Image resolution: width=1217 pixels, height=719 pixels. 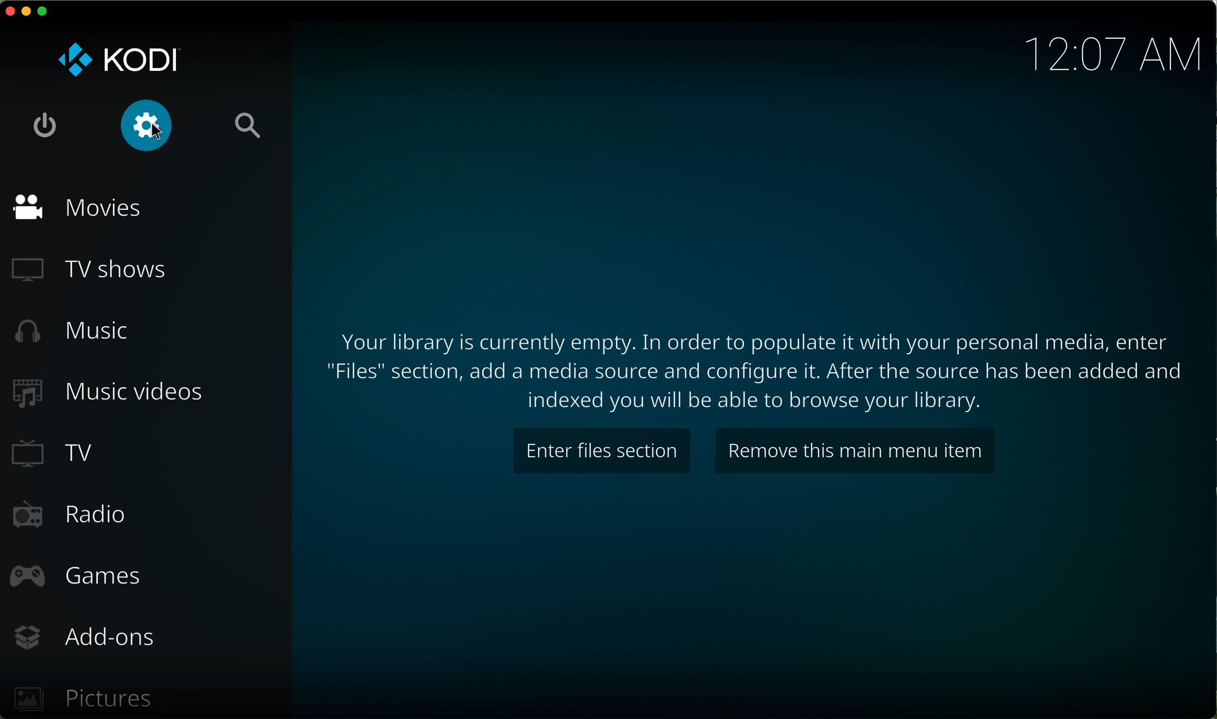 I want to click on TV, so click(x=54, y=453).